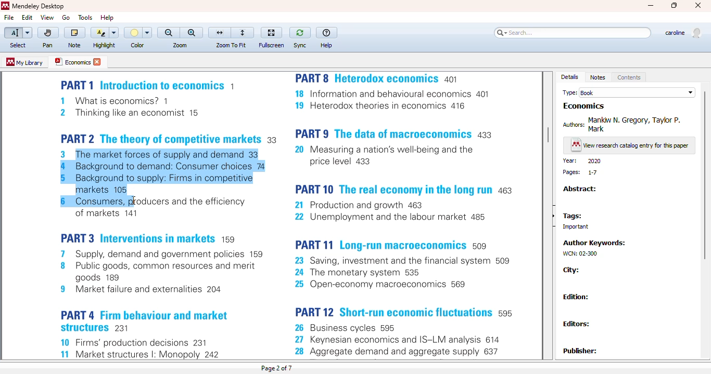 The height and width of the screenshot is (374, 711). I want to click on fullscreen, so click(271, 33).